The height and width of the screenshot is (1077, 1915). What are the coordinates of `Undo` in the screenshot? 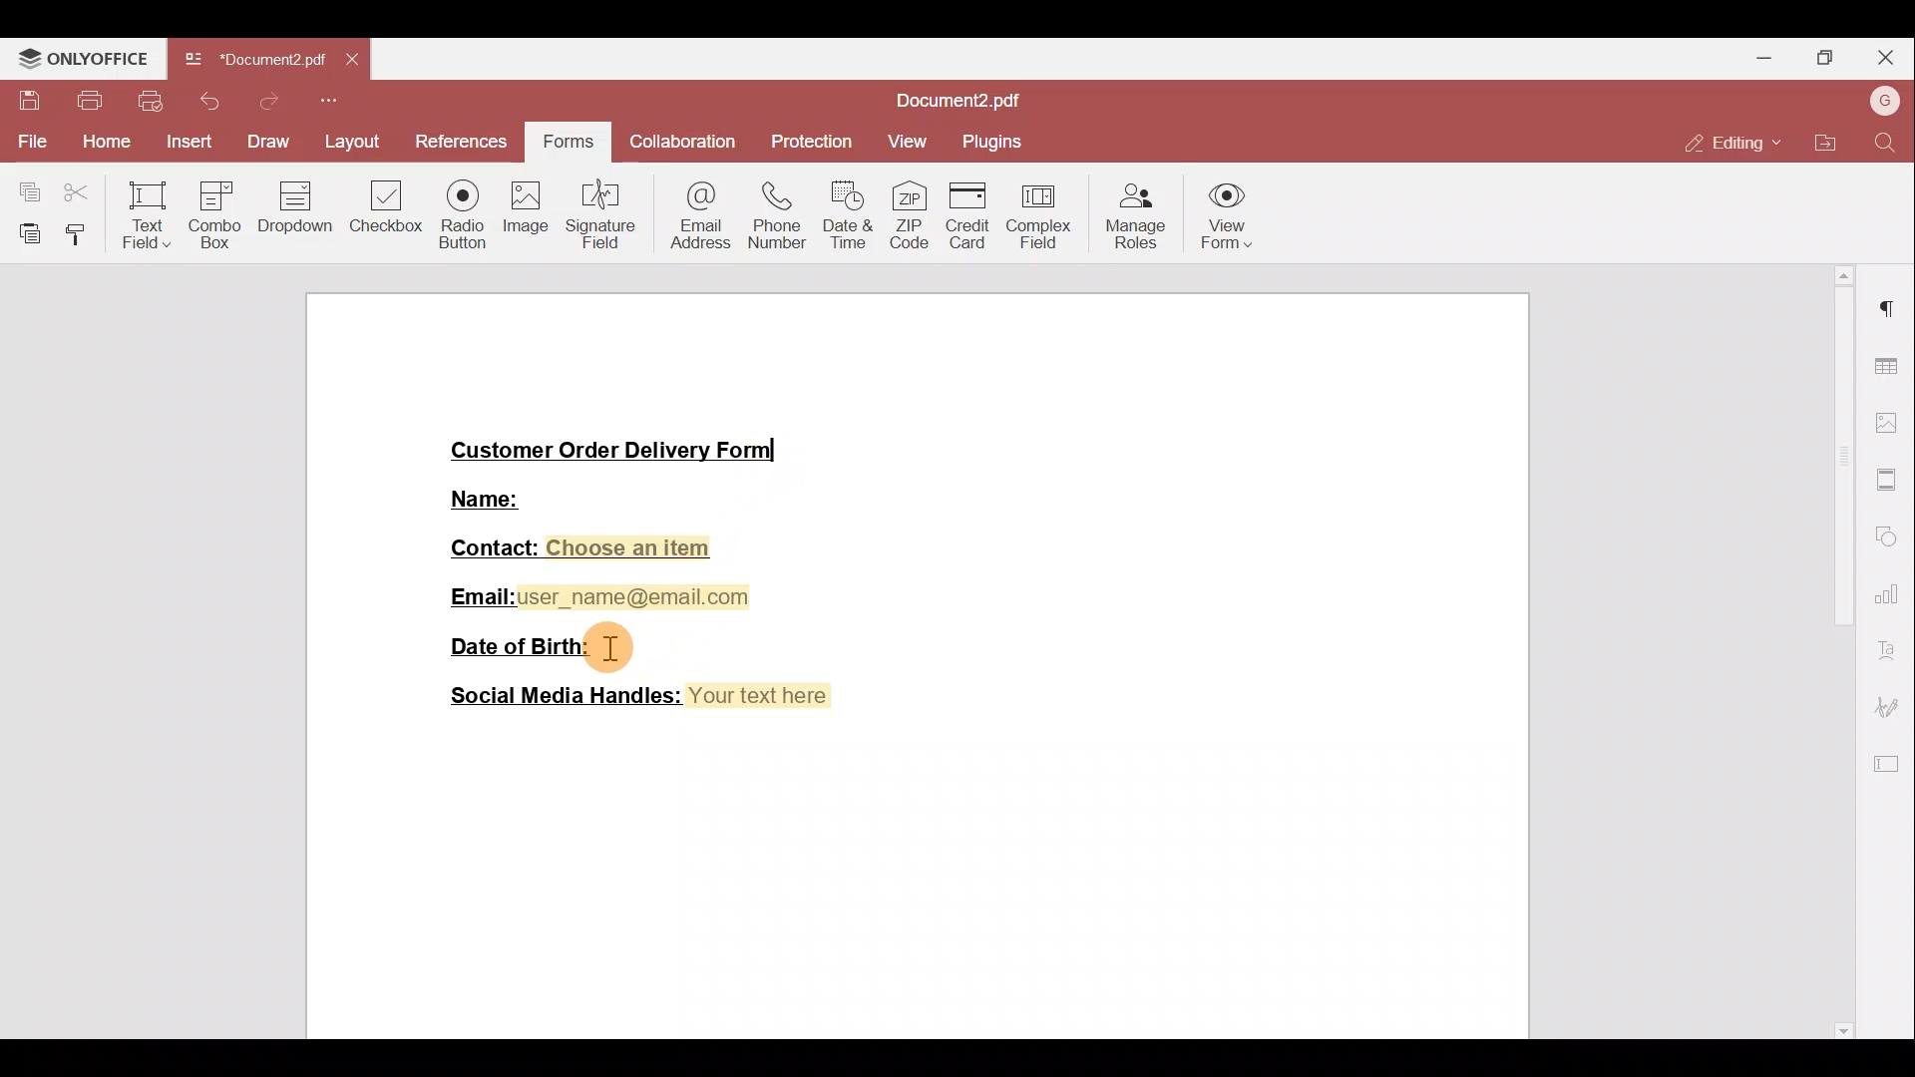 It's located at (206, 101).